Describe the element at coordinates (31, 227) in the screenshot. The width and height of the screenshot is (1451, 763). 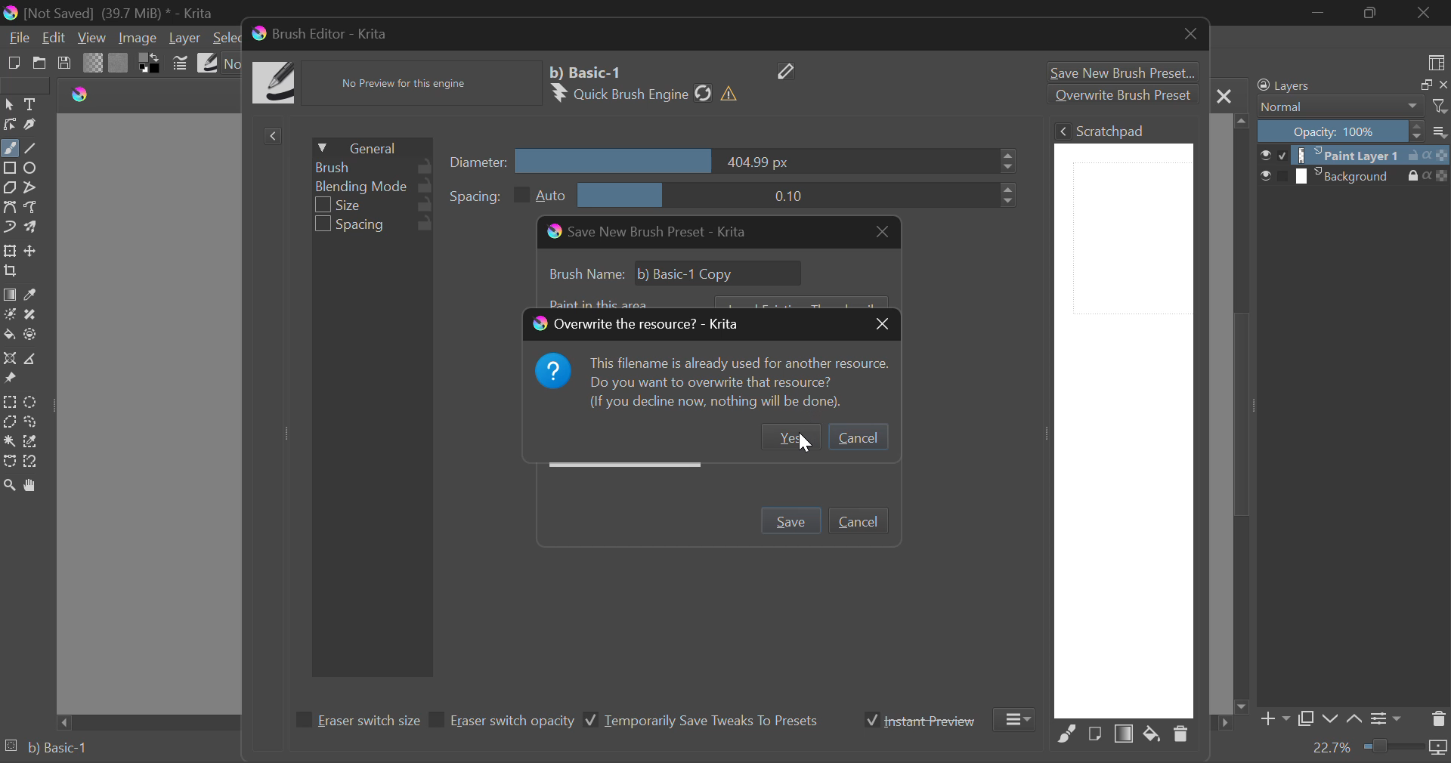
I see `Multibrush Tool` at that location.